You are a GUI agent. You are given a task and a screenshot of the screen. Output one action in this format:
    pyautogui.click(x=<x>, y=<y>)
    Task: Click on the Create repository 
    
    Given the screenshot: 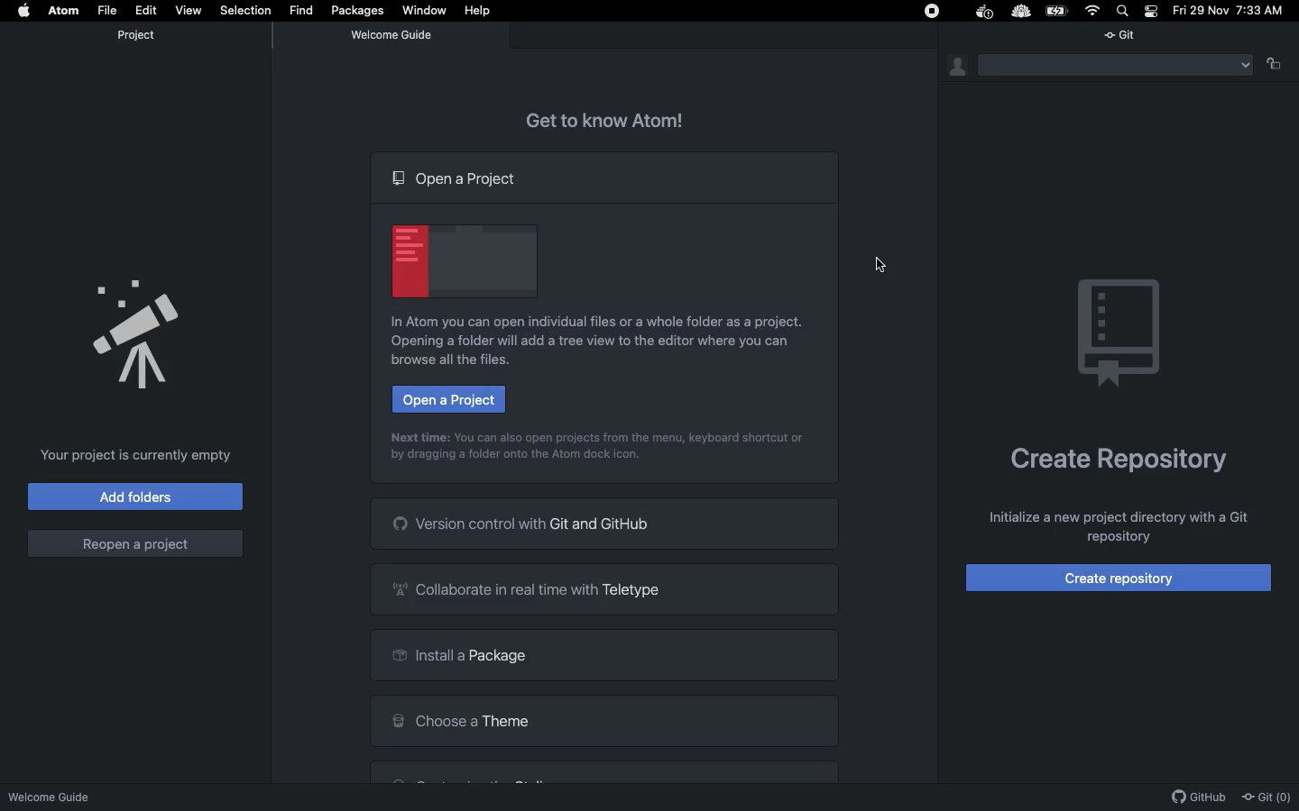 What is the action you would take?
    pyautogui.click(x=1120, y=579)
    